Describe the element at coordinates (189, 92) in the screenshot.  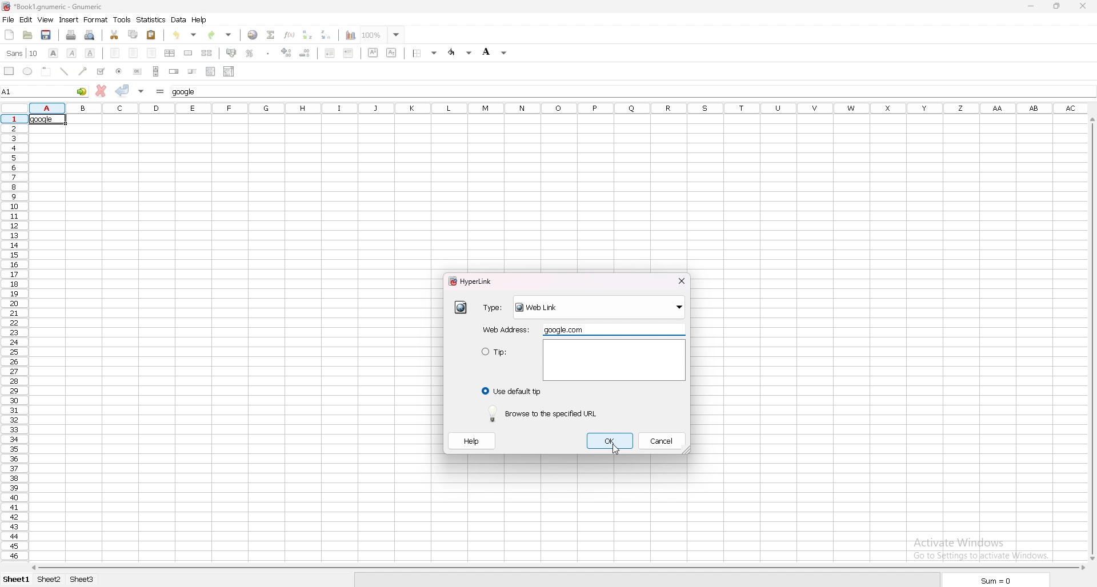
I see `cell input` at that location.